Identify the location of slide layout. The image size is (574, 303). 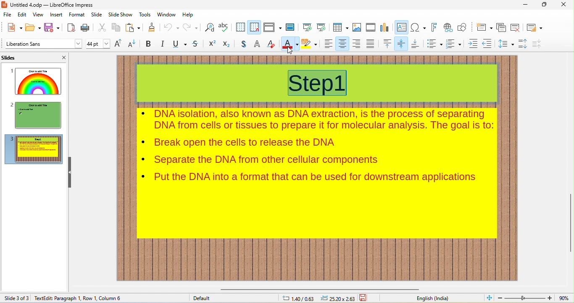
(535, 28).